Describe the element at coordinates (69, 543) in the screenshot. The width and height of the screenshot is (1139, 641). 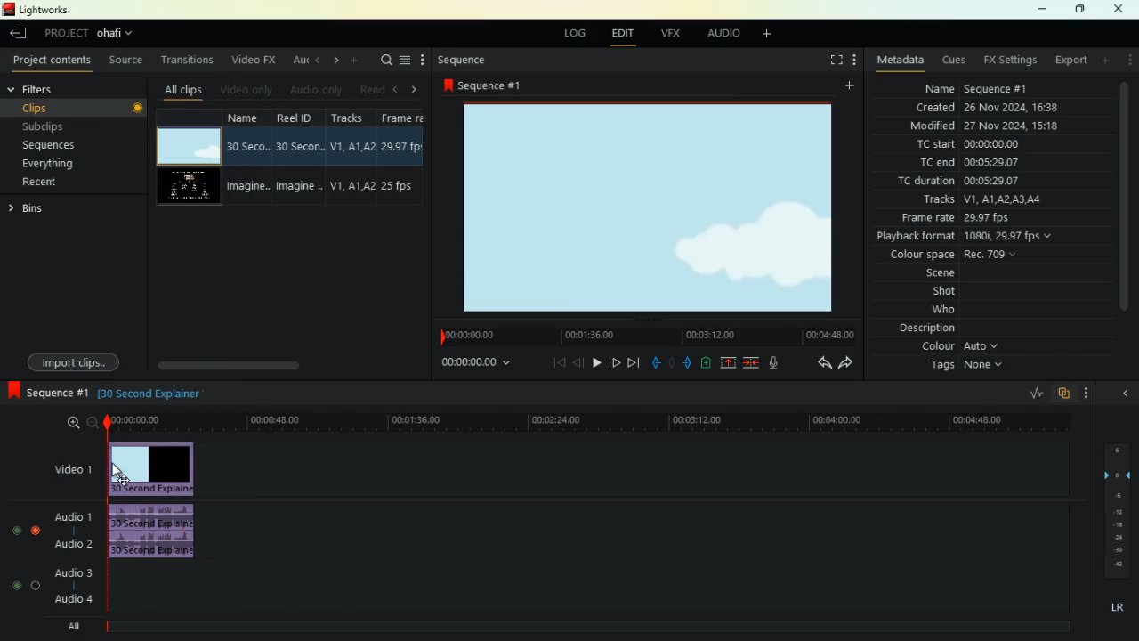
I see `audio2` at that location.